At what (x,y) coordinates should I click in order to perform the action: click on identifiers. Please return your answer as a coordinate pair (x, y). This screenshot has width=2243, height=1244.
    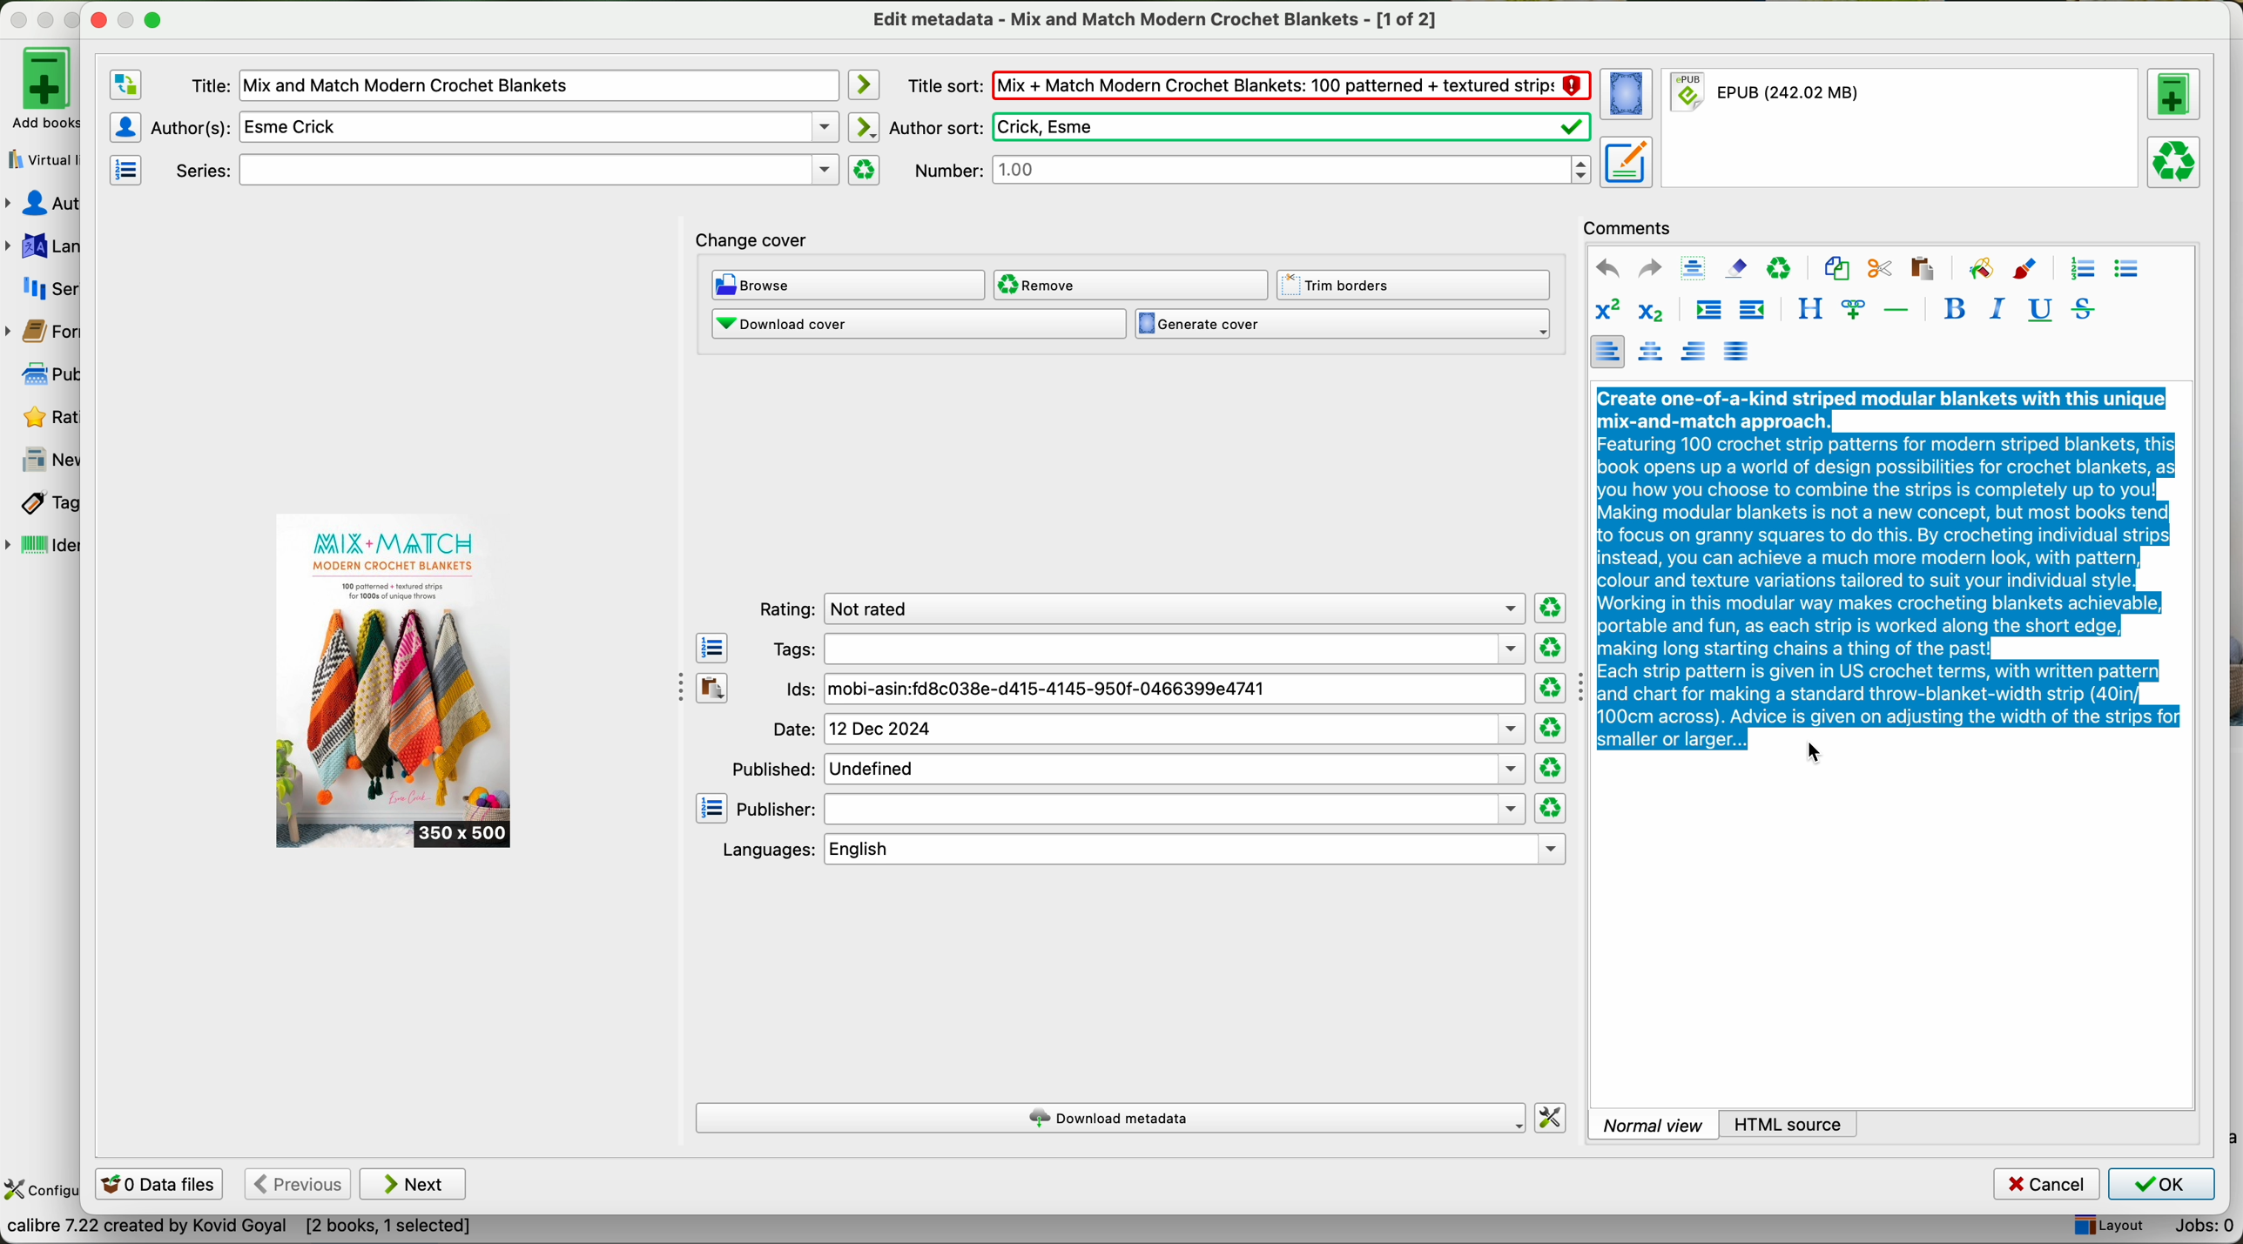
    Looking at the image, I should click on (44, 547).